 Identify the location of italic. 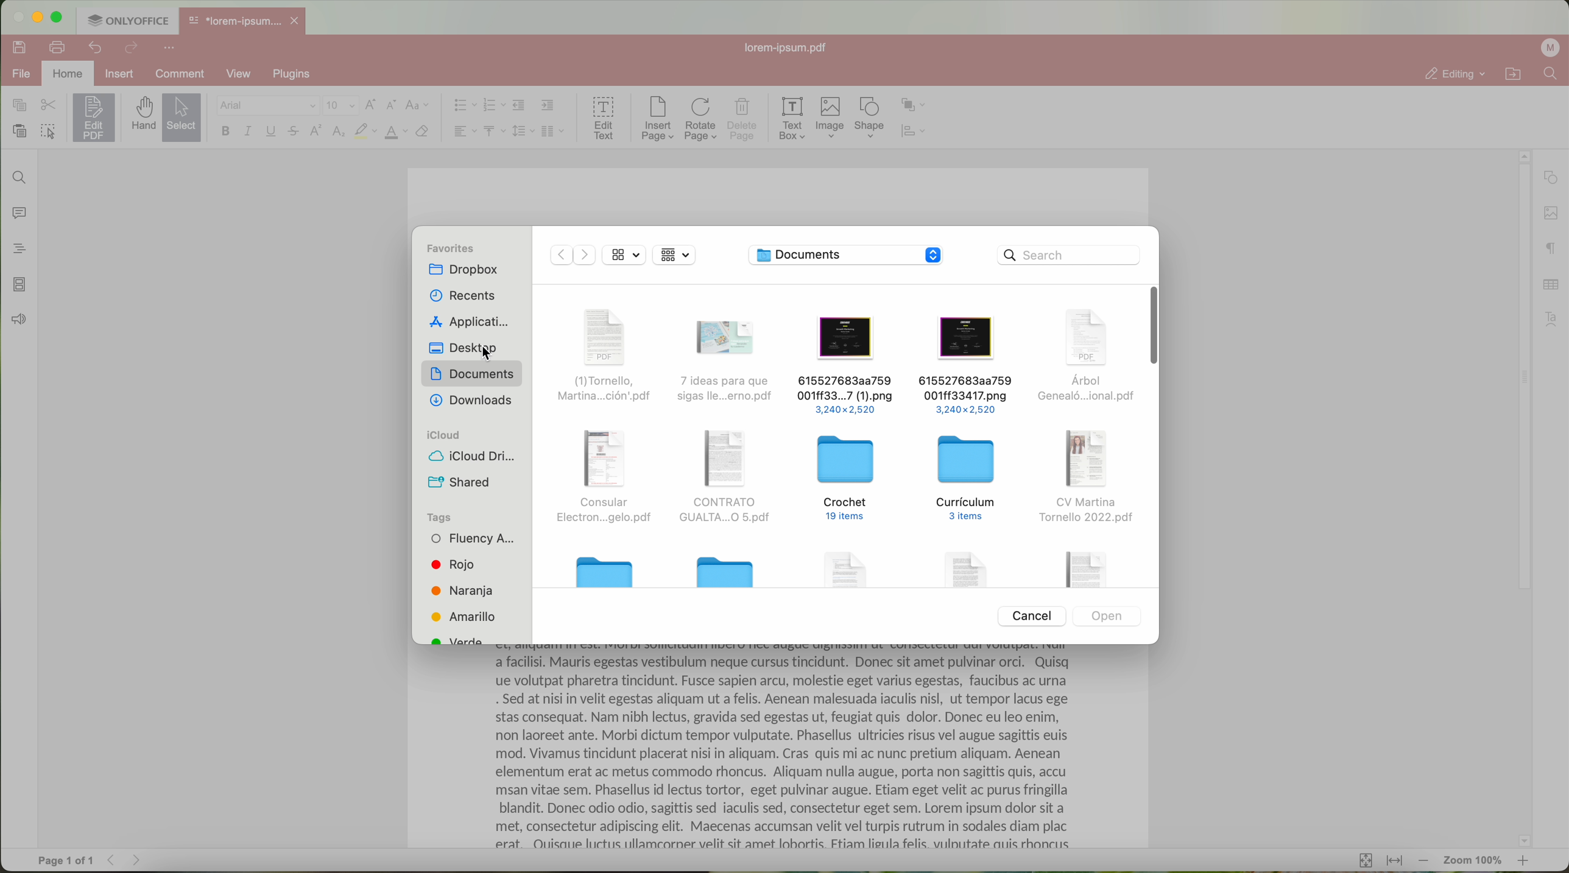
(248, 131).